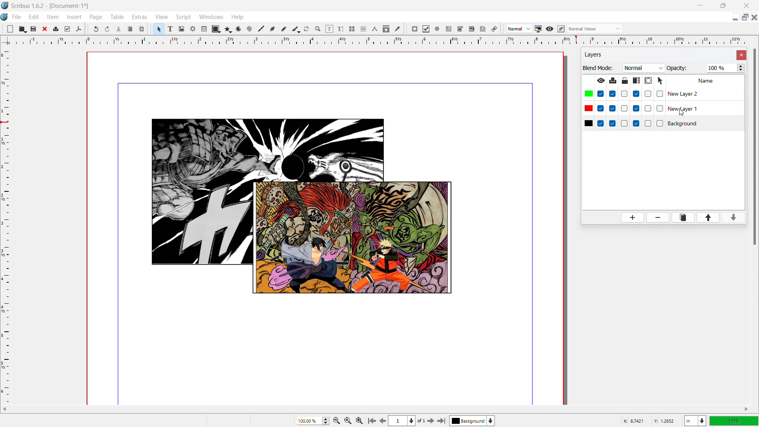  What do you see at coordinates (438, 28) in the screenshot?
I see `pdf radio button` at bounding box center [438, 28].